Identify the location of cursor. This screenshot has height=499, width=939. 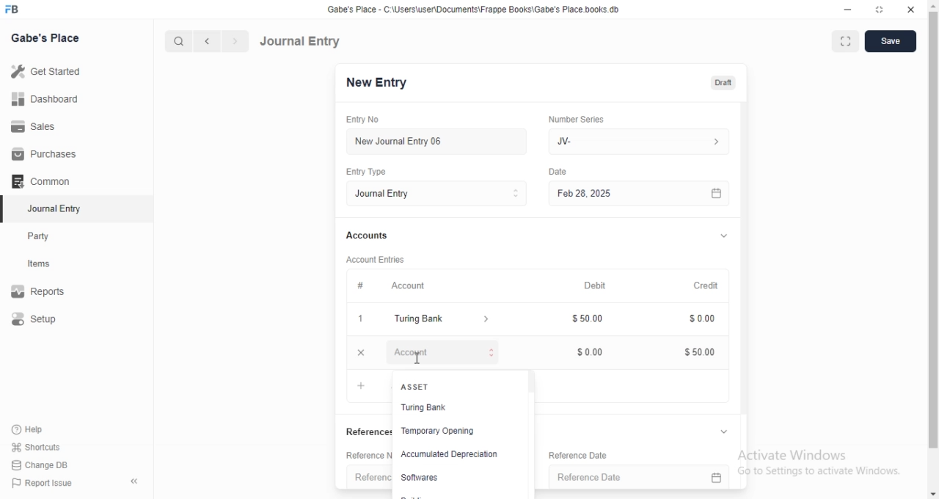
(417, 359).